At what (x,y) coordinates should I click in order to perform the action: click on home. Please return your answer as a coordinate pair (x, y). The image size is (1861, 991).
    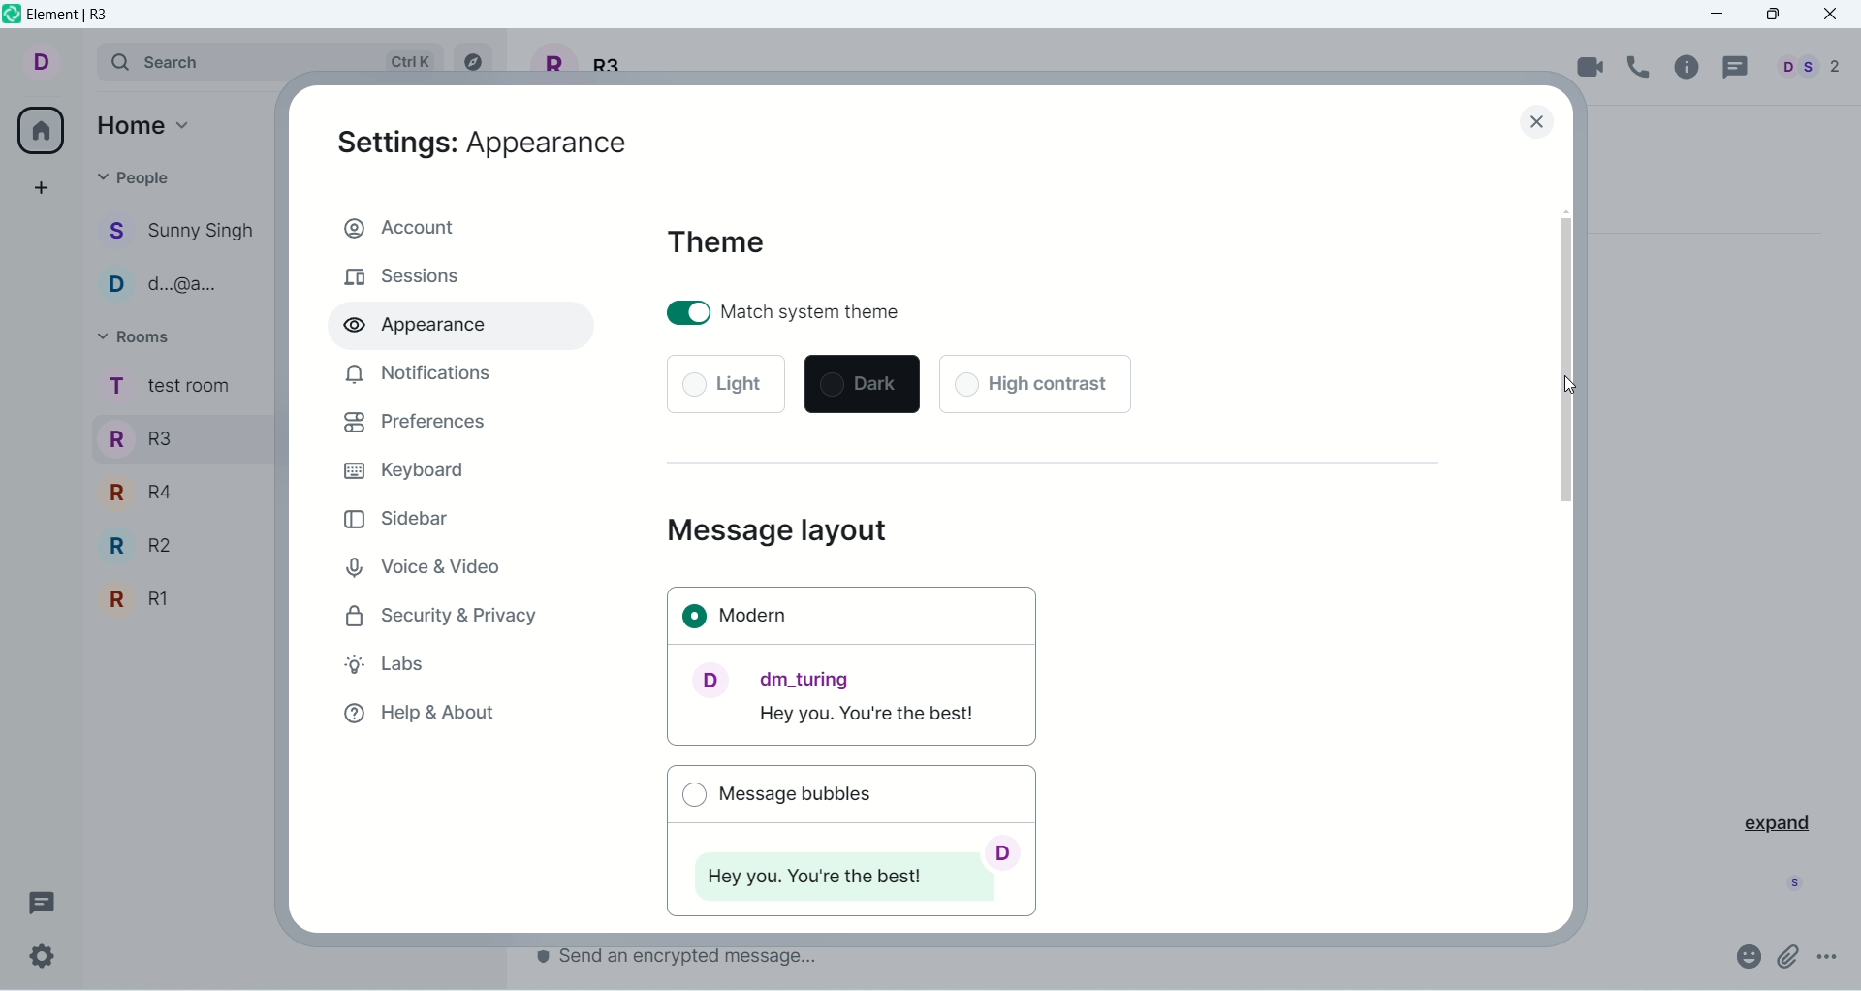
    Looking at the image, I should click on (149, 123).